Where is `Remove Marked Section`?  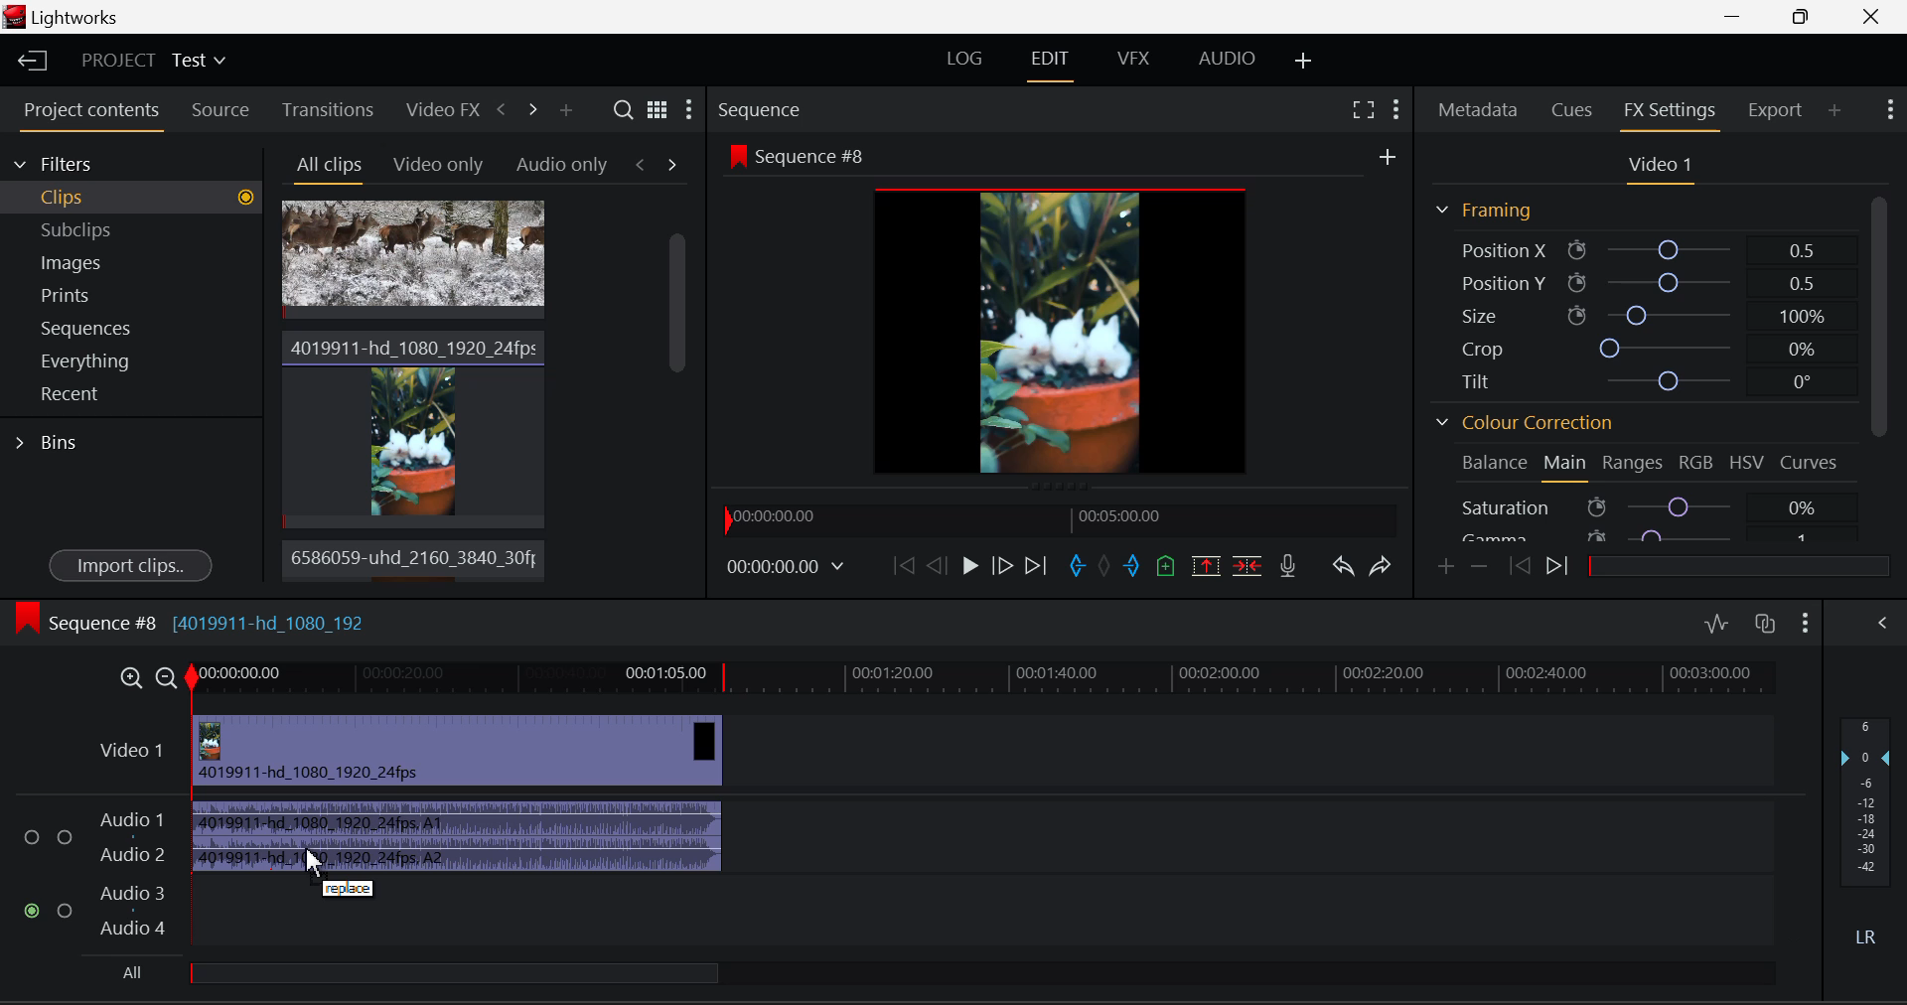 Remove Marked Section is located at coordinates (1209, 564).